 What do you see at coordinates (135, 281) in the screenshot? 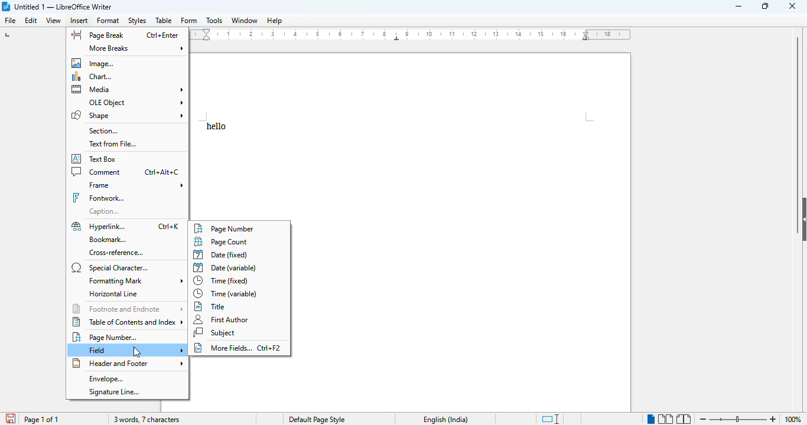
I see `formatting mark` at bounding box center [135, 281].